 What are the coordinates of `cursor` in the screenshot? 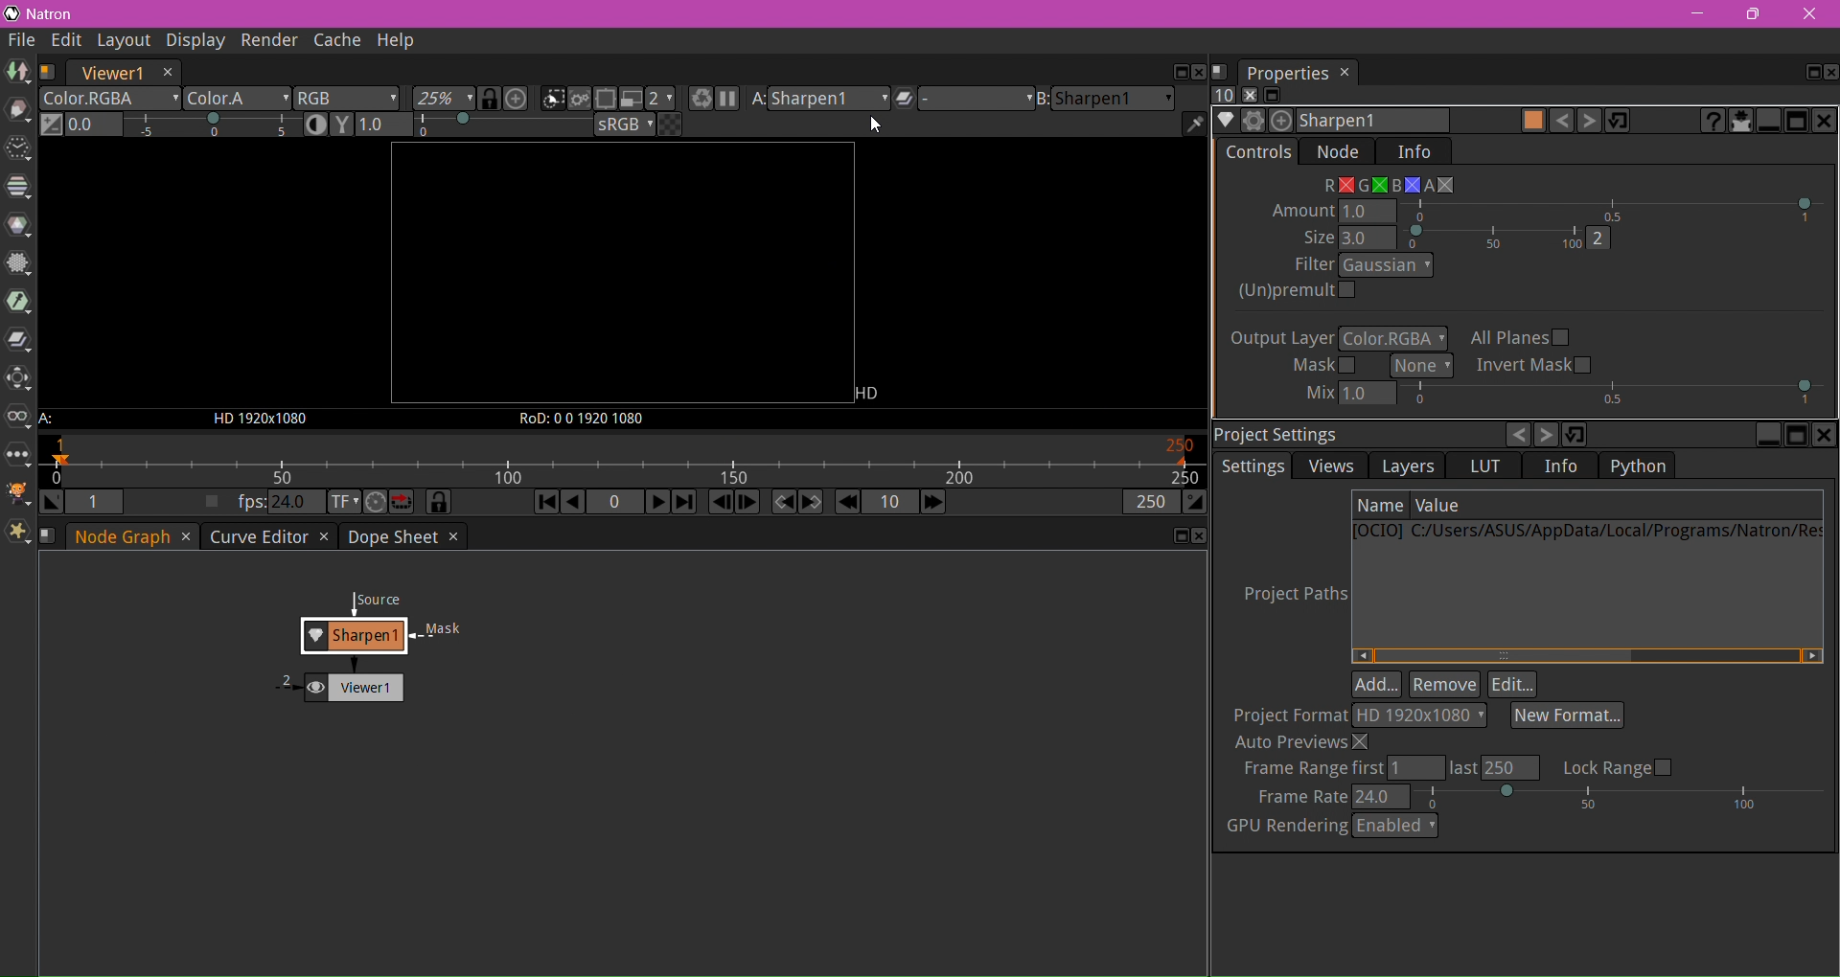 It's located at (878, 126).